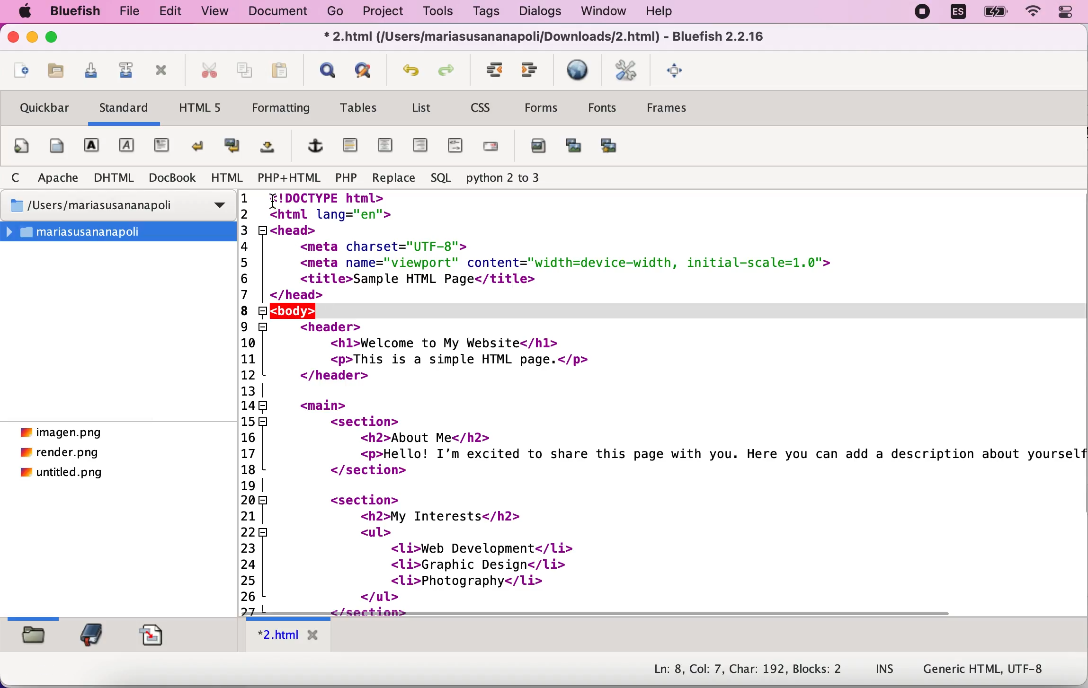 This screenshot has width=1088, height=688. I want to click on indent, so click(533, 71).